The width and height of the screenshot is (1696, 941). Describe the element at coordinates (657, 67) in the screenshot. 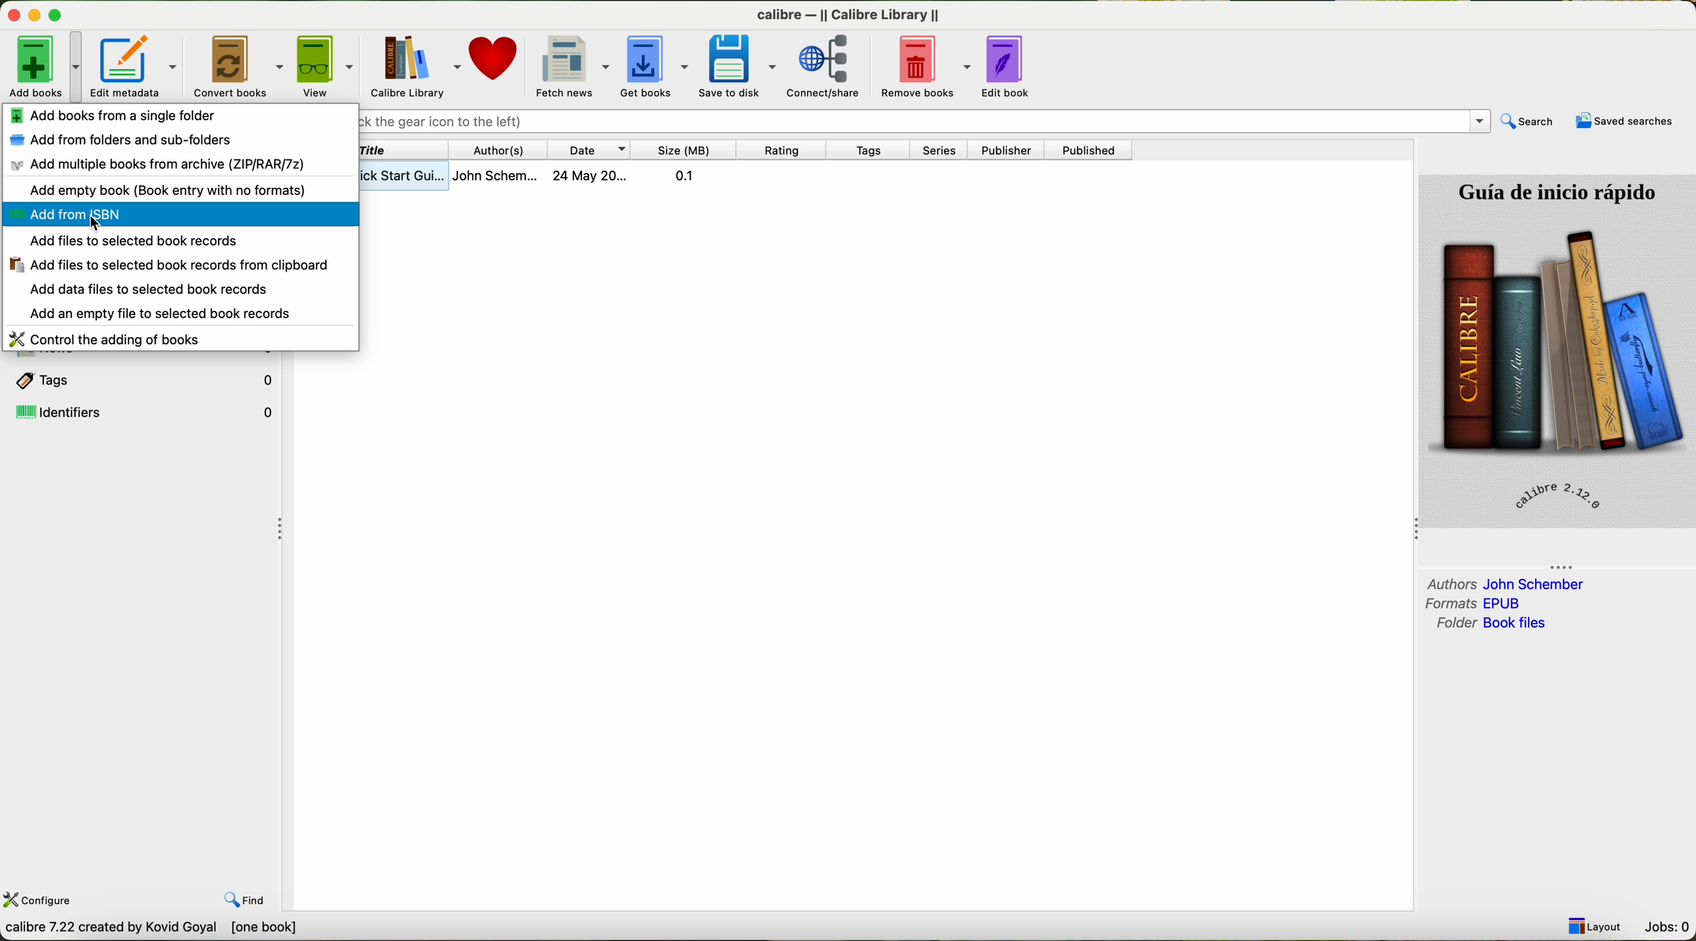

I see `get books` at that location.